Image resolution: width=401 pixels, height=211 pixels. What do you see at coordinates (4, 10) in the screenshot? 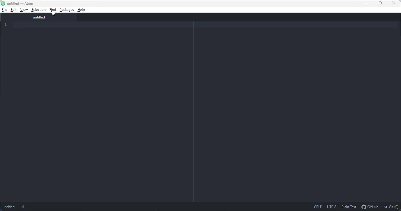
I see `file` at bounding box center [4, 10].